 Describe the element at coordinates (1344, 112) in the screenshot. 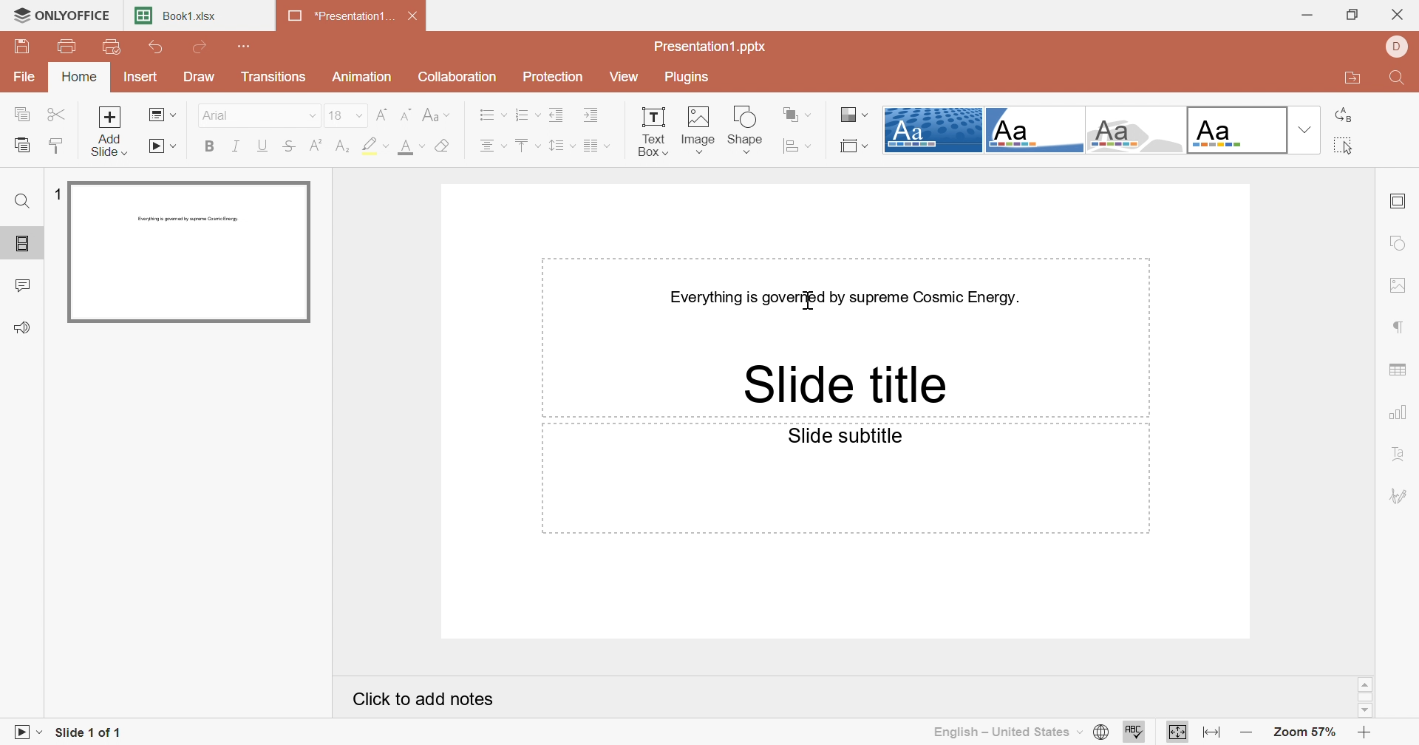

I see `Replace` at that location.